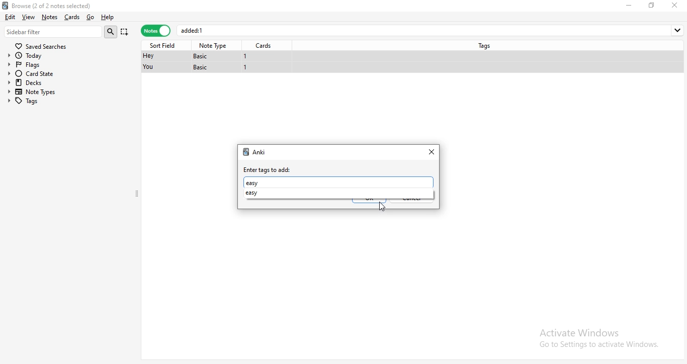 The width and height of the screenshot is (687, 364). Describe the element at coordinates (381, 207) in the screenshot. I see `cursor` at that location.